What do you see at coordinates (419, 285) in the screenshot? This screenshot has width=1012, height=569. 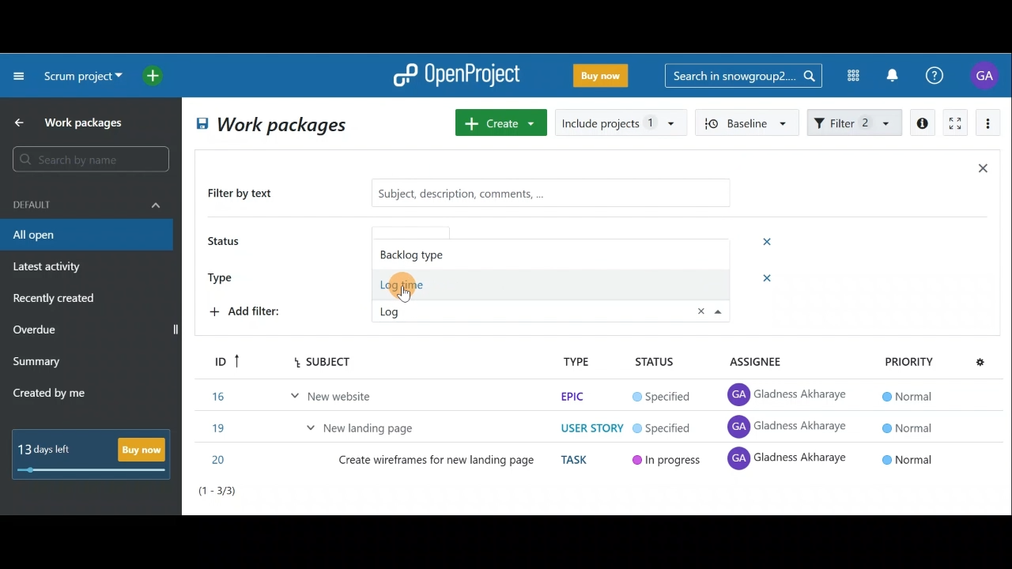 I see `Log time` at bounding box center [419, 285].